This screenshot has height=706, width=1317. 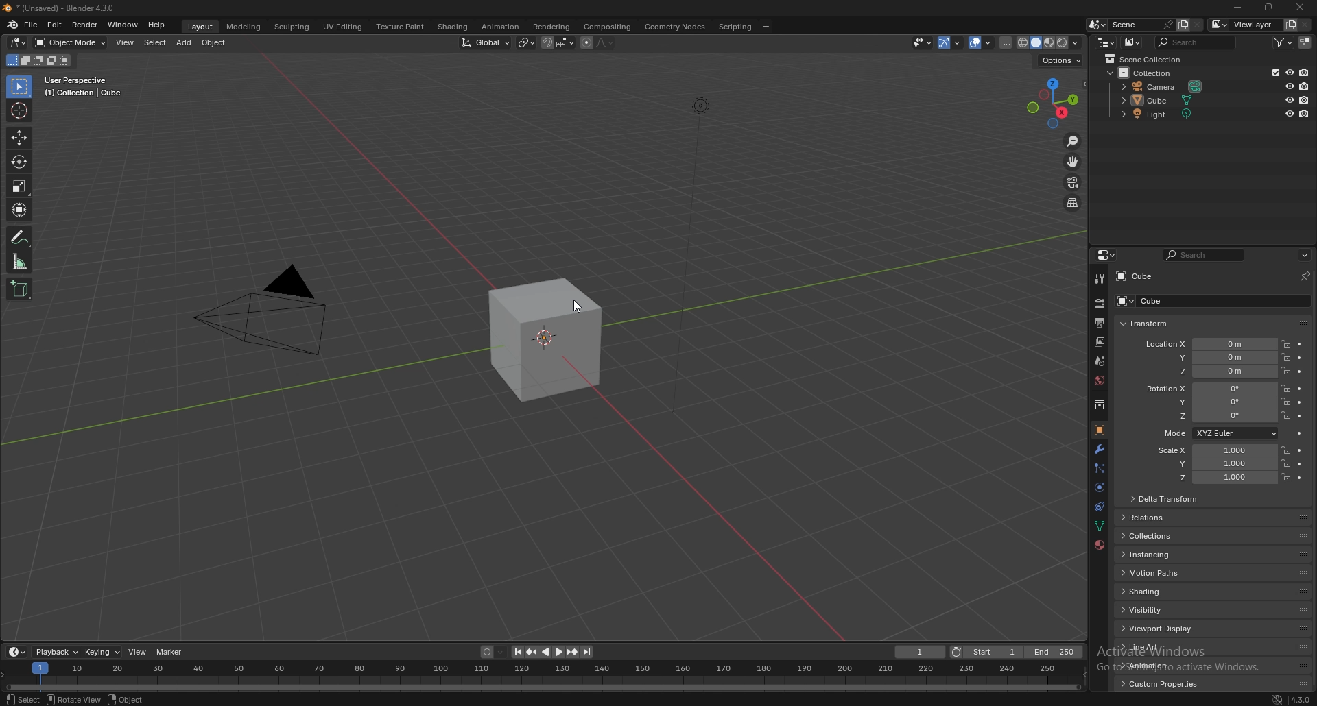 I want to click on user perspective, so click(x=86, y=86).